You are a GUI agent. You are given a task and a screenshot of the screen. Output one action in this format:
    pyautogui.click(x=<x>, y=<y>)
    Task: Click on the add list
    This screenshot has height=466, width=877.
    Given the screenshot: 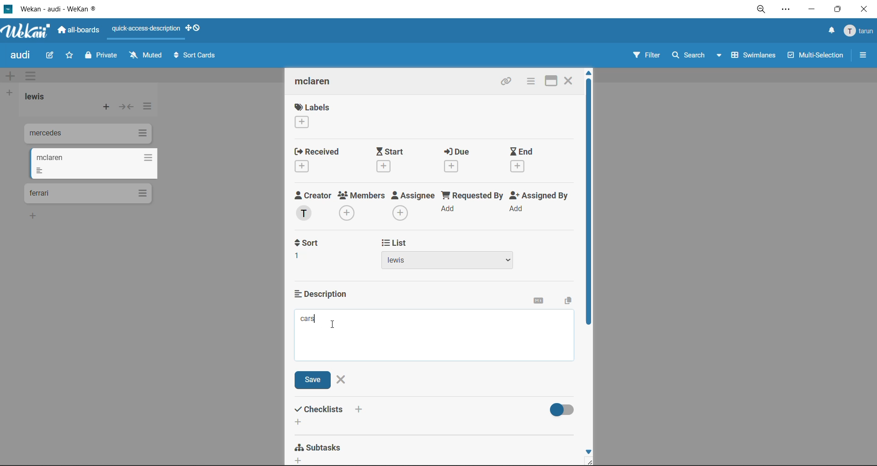 What is the action you would take?
    pyautogui.click(x=9, y=93)
    